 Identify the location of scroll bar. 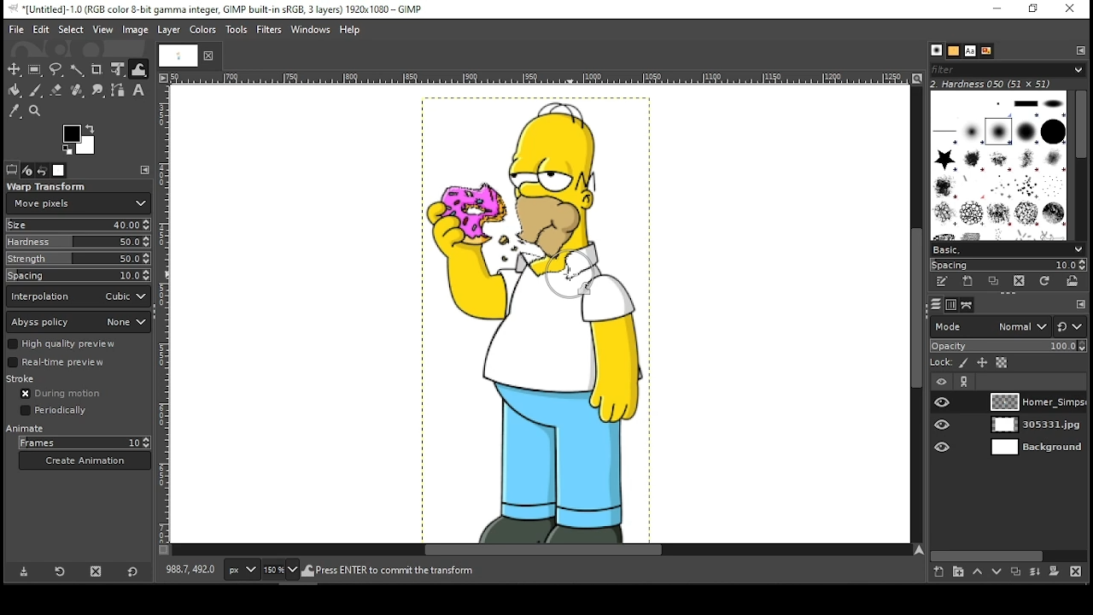
(543, 550).